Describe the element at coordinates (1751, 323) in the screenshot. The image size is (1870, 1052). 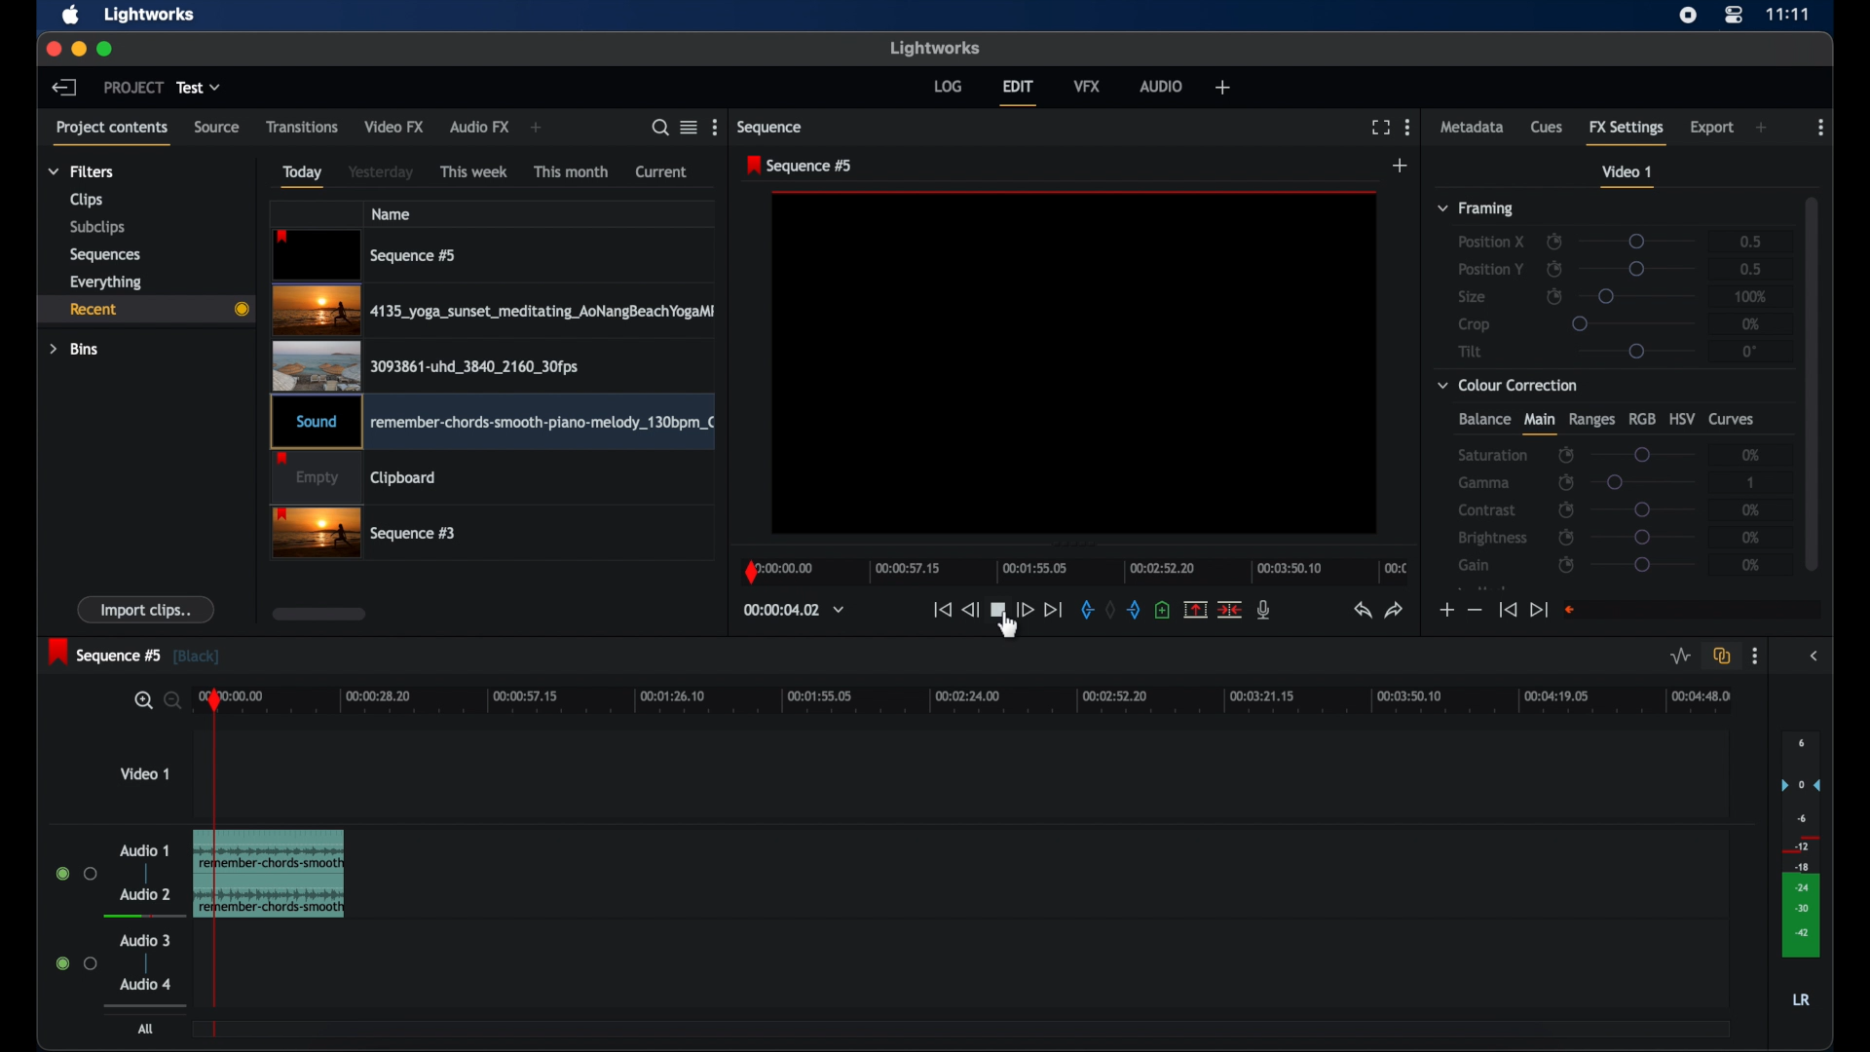
I see `0%` at that location.